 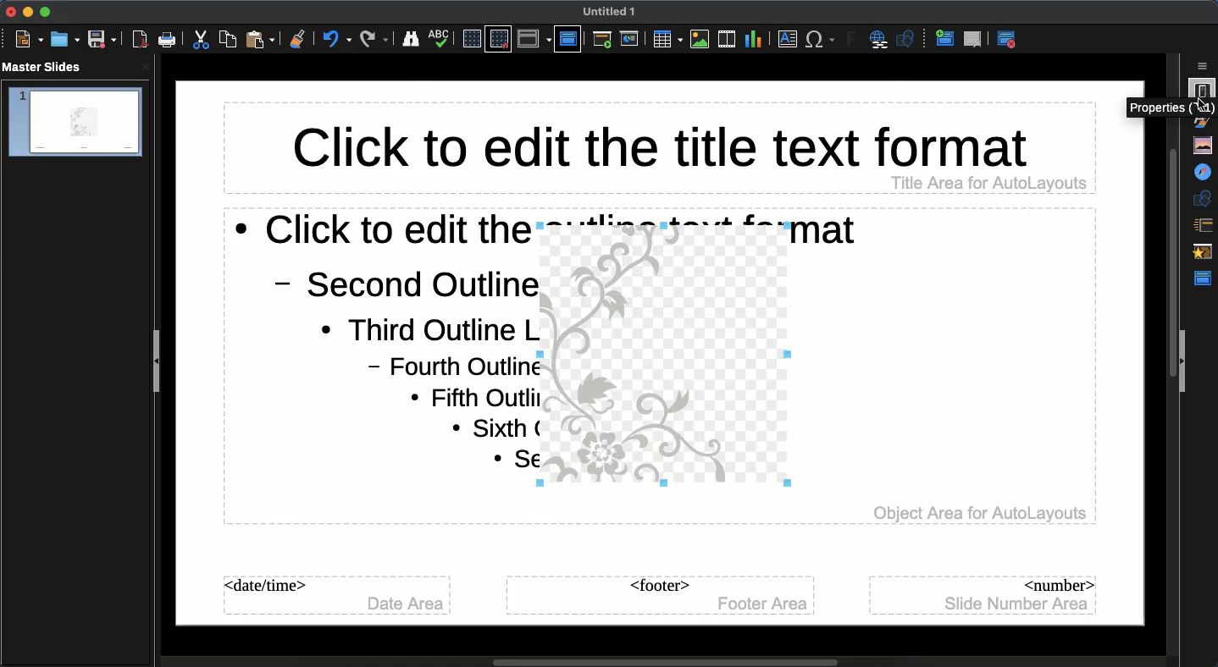 I want to click on Start from current slide, so click(x=631, y=39).